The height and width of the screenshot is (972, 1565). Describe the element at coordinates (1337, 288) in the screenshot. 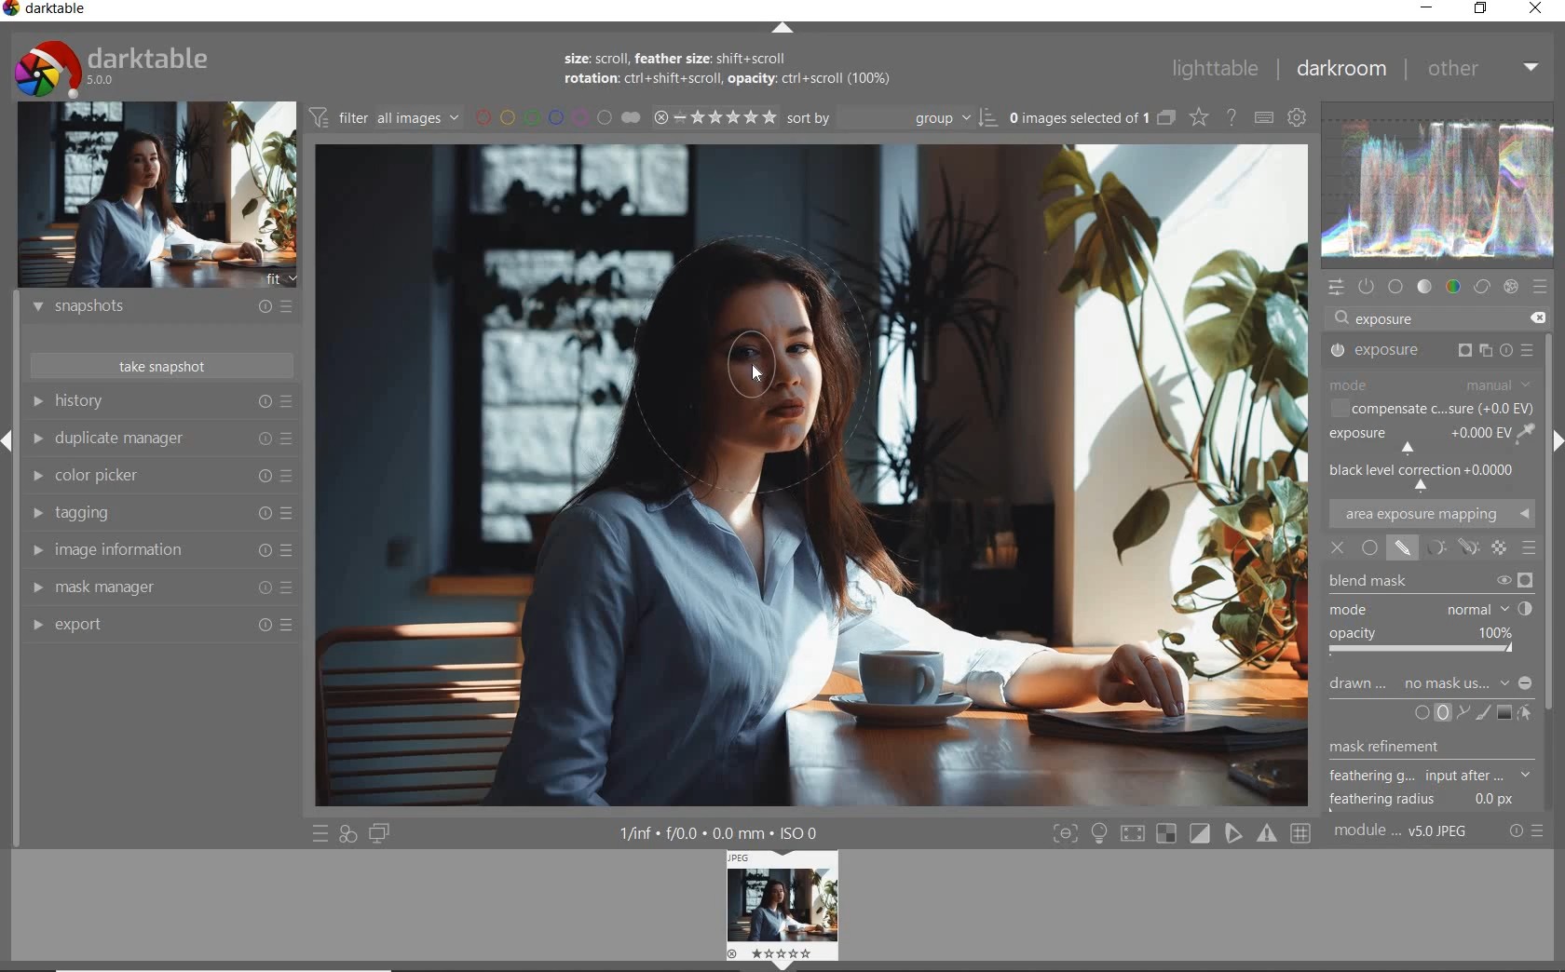

I see `quick access panel` at that location.